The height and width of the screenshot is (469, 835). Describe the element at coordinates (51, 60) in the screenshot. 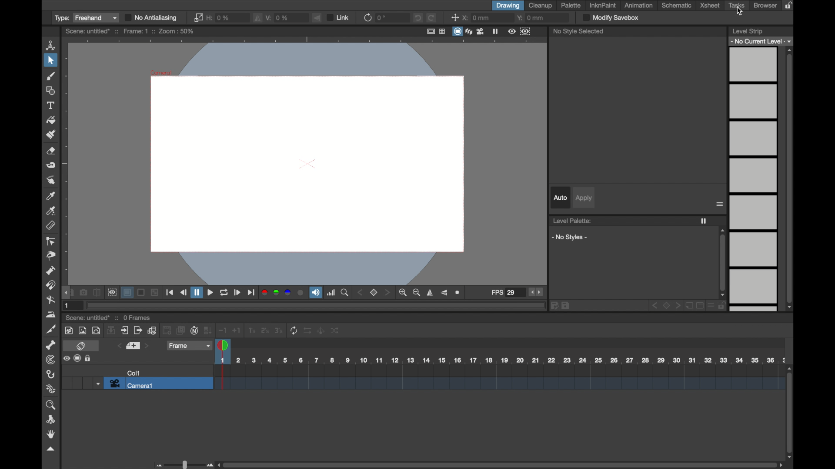

I see `selection tool` at that location.